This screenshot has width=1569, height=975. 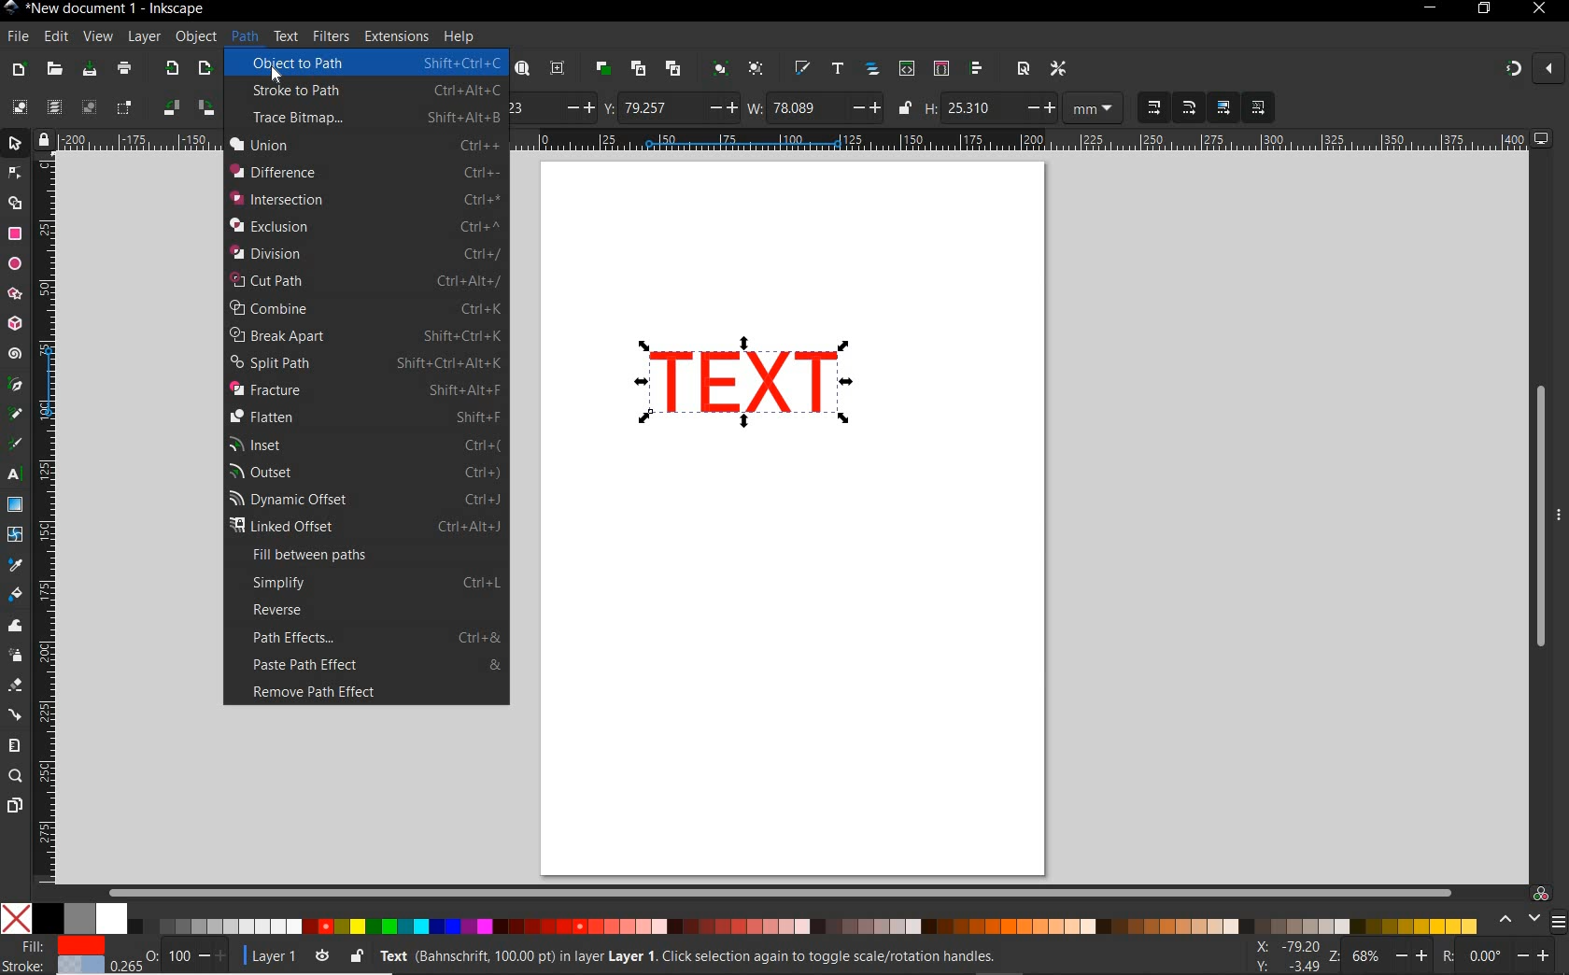 What do you see at coordinates (377, 91) in the screenshot?
I see `STROKE TO PATH` at bounding box center [377, 91].